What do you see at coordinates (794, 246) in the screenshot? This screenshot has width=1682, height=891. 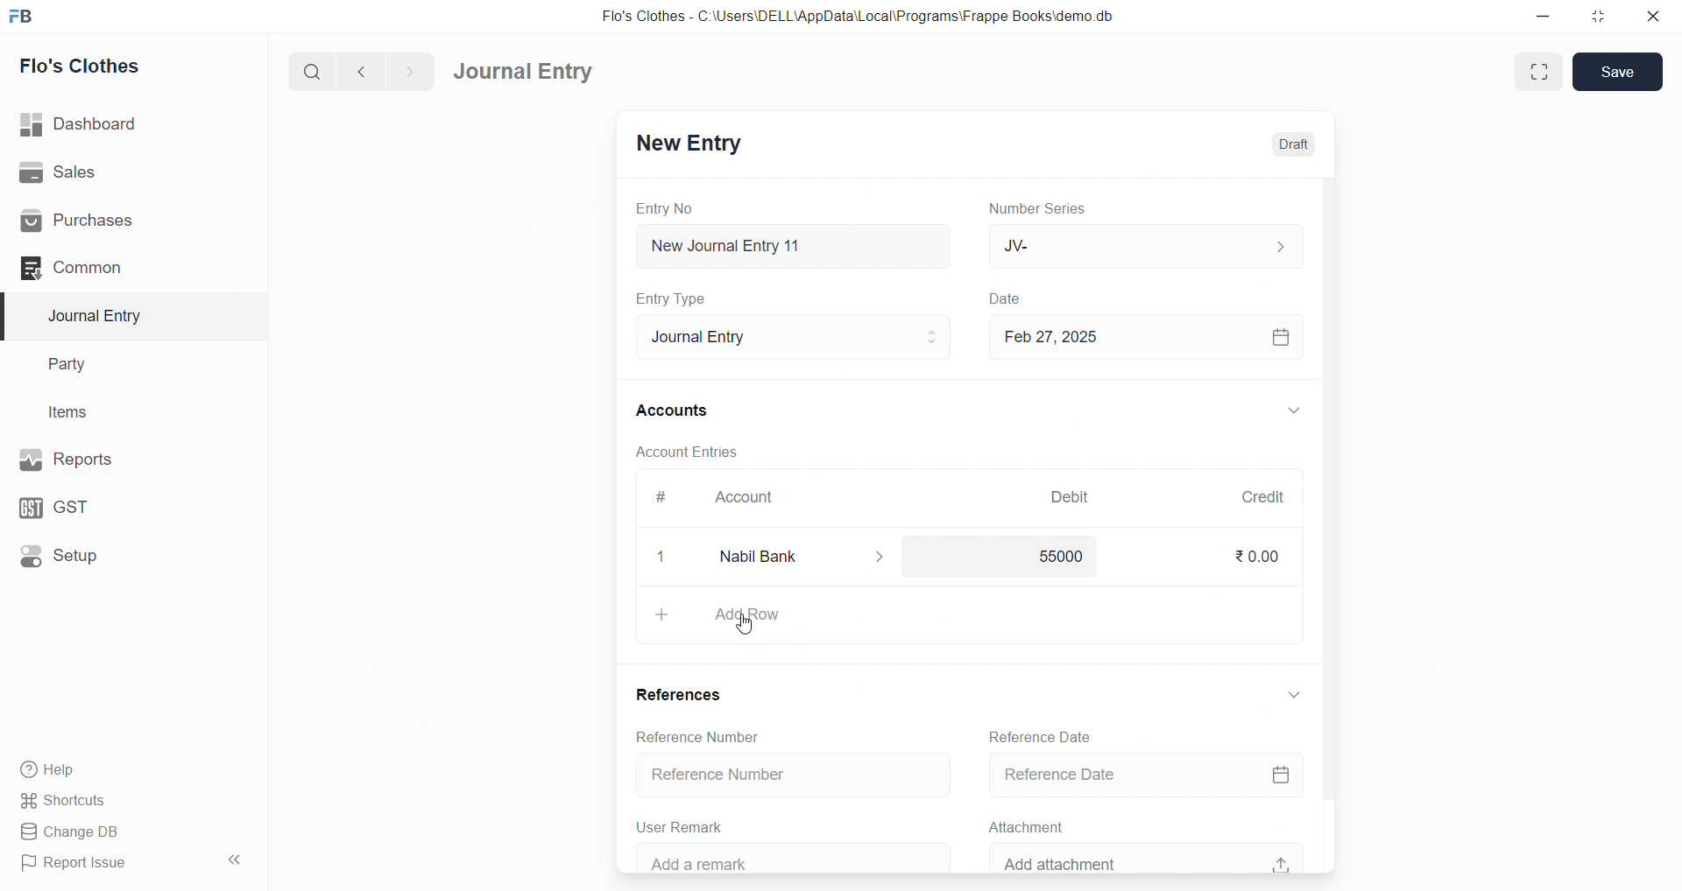 I see `New Journal Entry 11` at bounding box center [794, 246].